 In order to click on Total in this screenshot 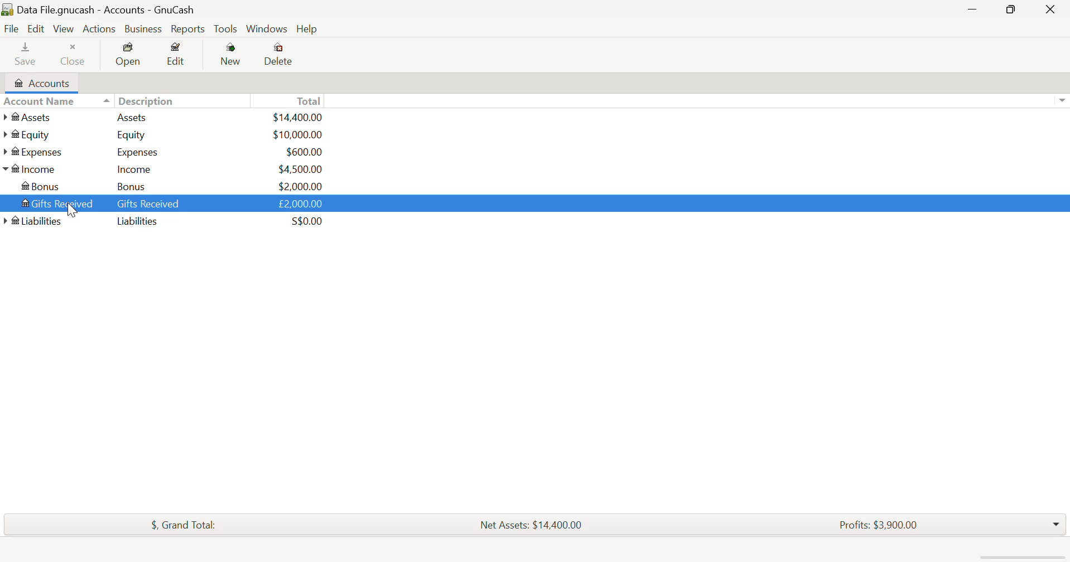, I will do `click(183, 525)`.